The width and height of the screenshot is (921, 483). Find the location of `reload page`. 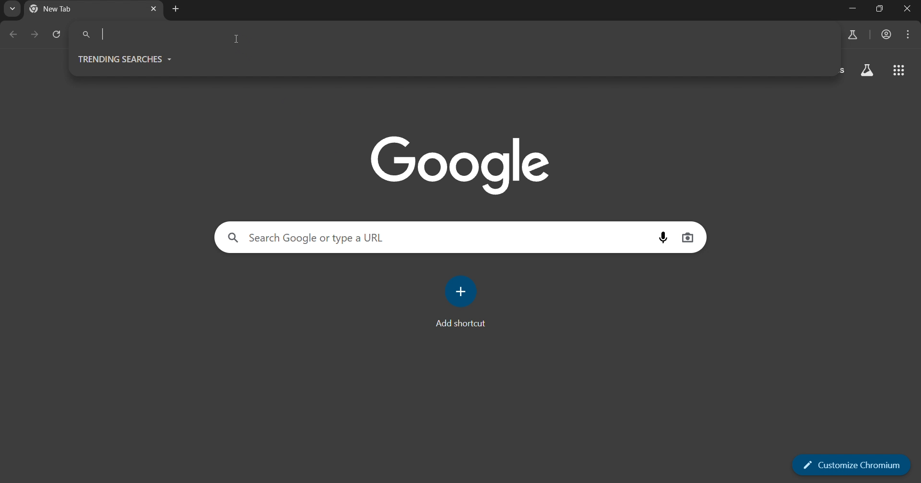

reload page is located at coordinates (56, 36).